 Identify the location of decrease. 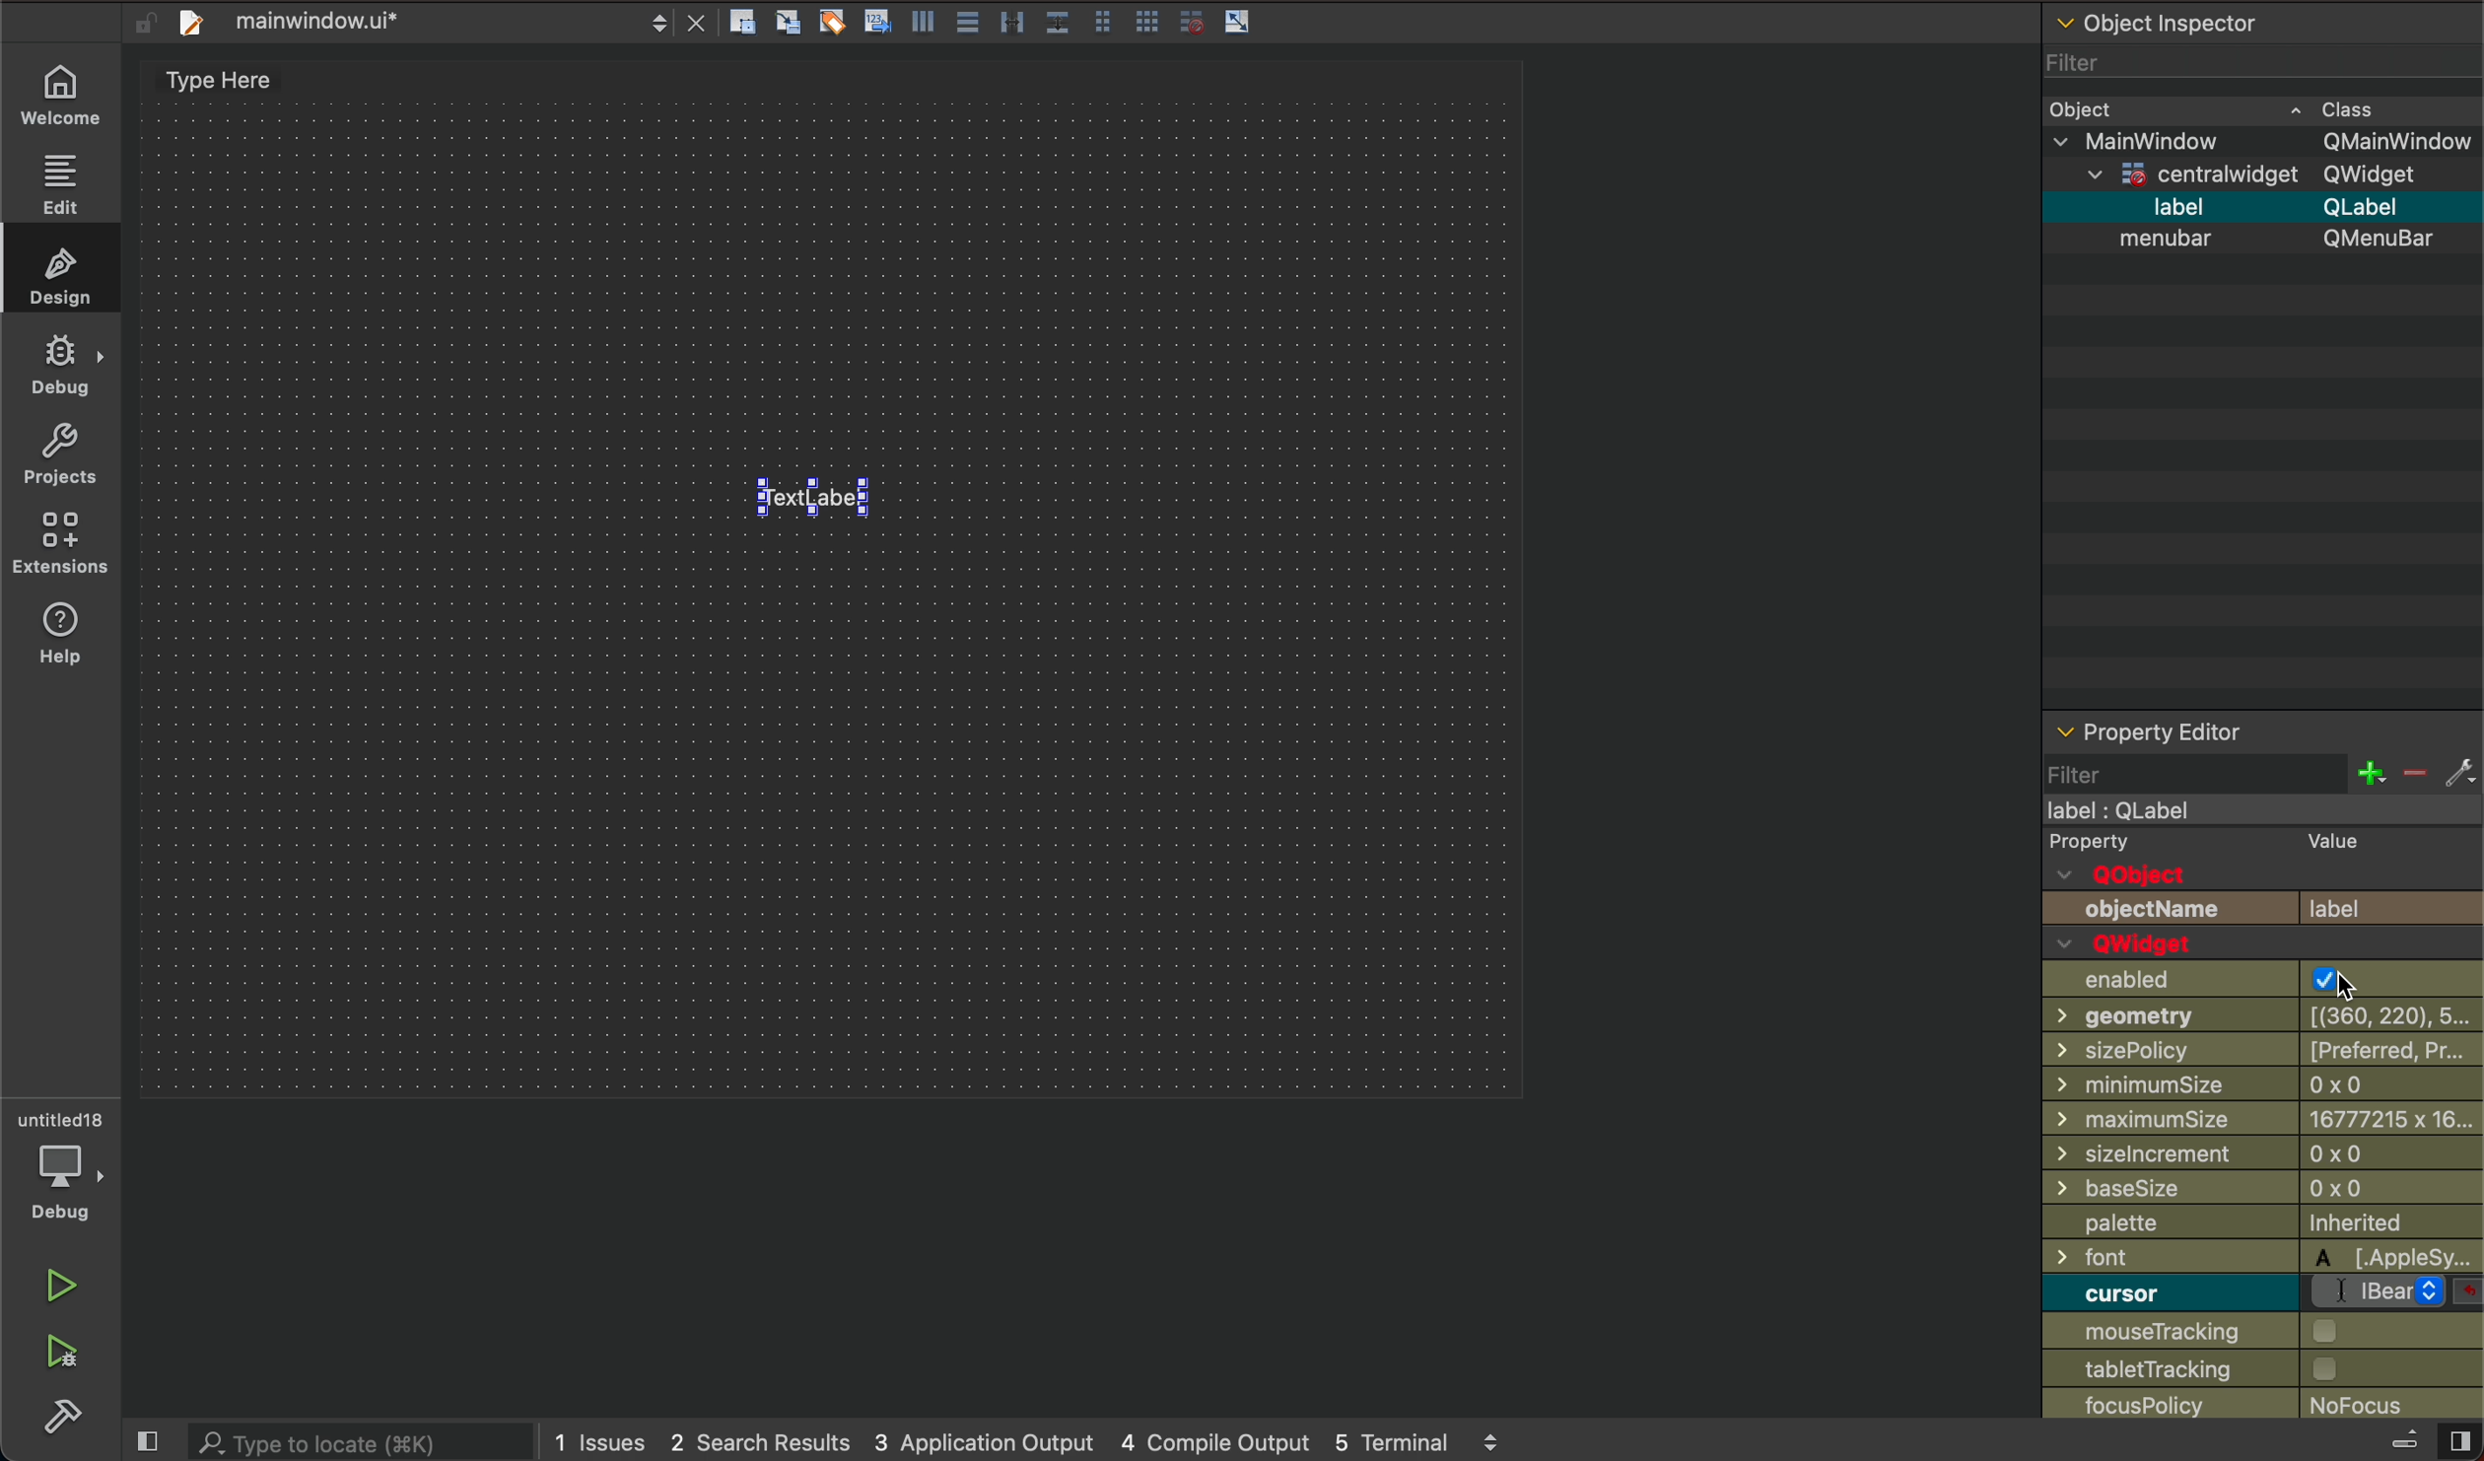
(2417, 771).